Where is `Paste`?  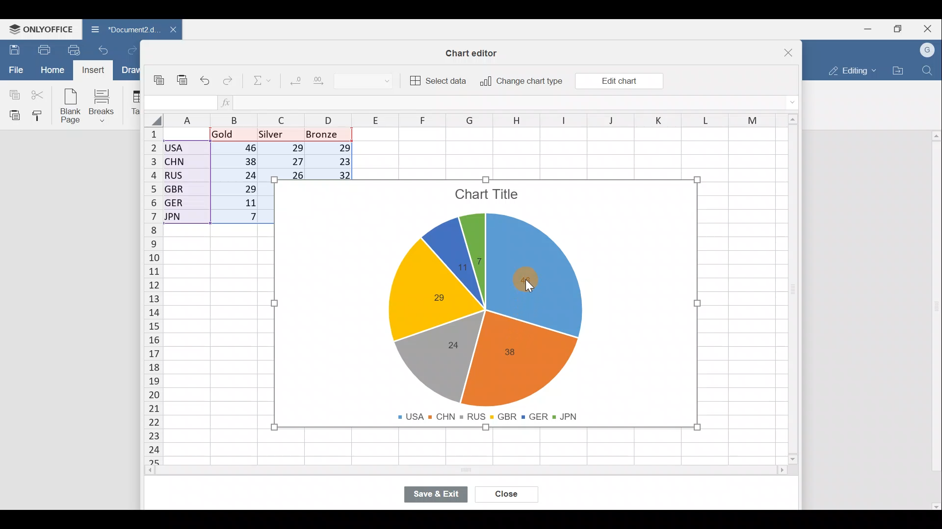
Paste is located at coordinates (12, 115).